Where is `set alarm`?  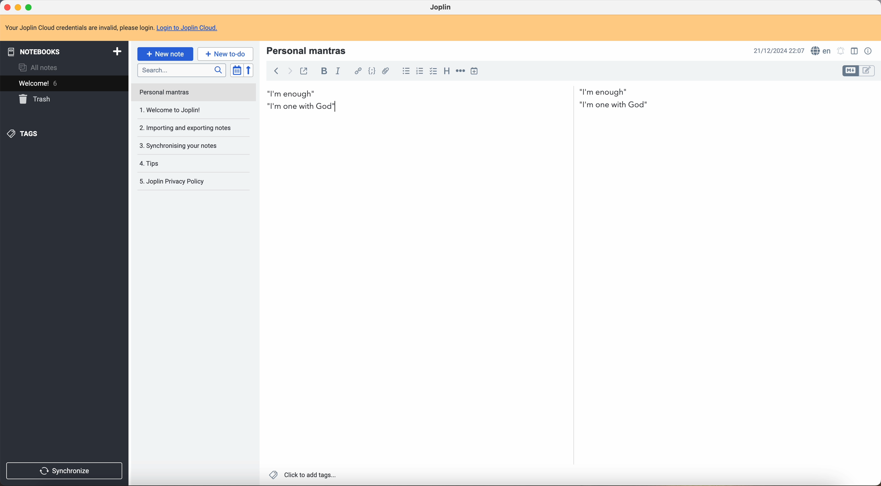 set alarm is located at coordinates (841, 51).